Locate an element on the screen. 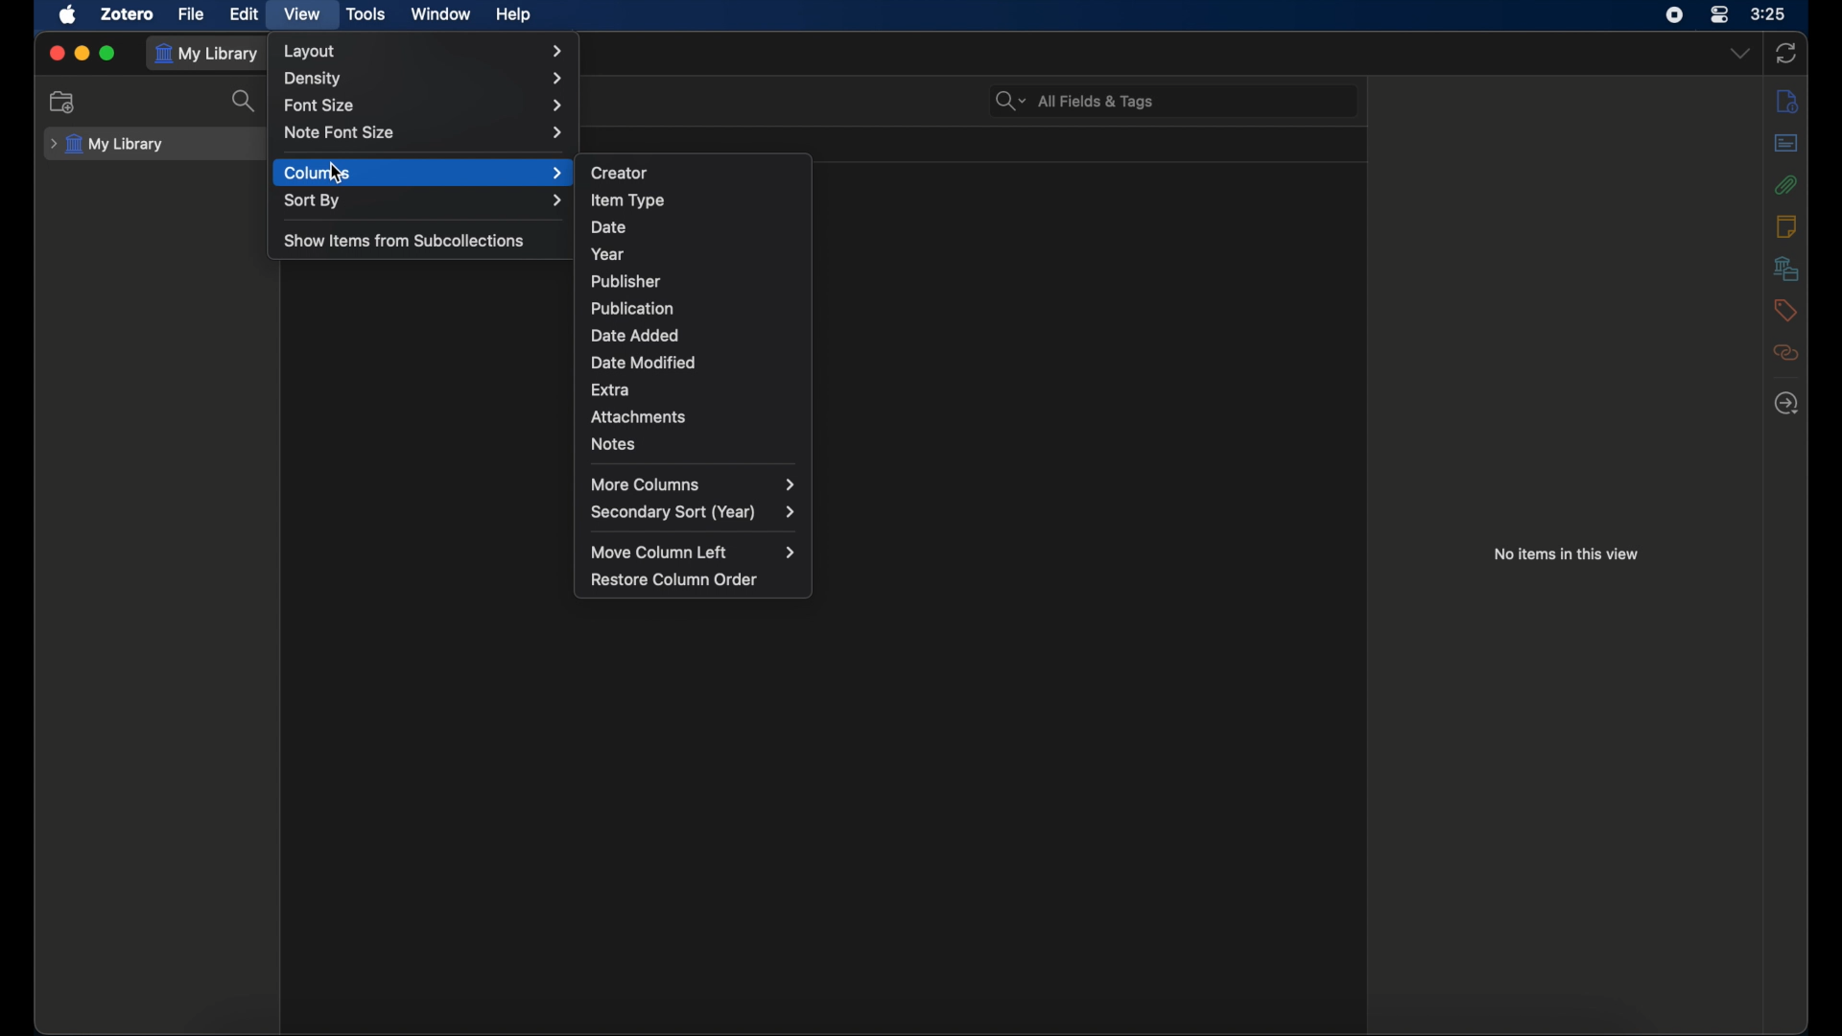 The width and height of the screenshot is (1842, 1036). secondary sort is located at coordinates (695, 512).